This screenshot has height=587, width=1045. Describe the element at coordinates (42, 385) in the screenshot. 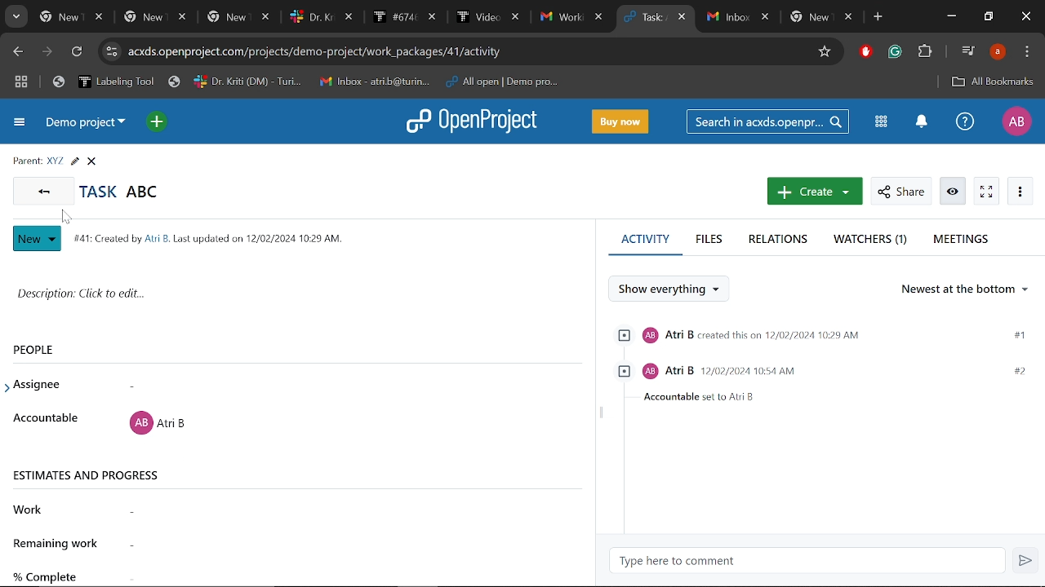

I see `Assignee` at that location.